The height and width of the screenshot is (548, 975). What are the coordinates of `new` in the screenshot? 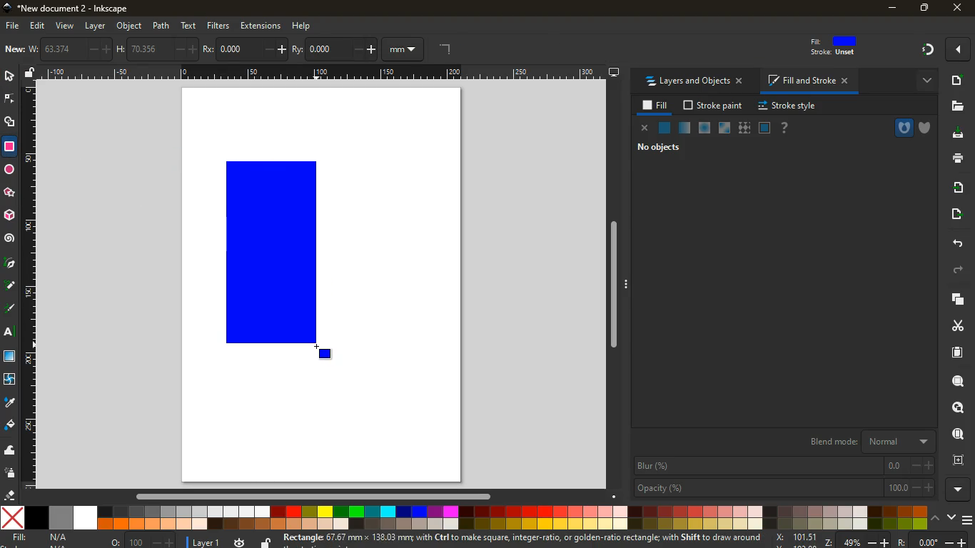 It's located at (14, 49).